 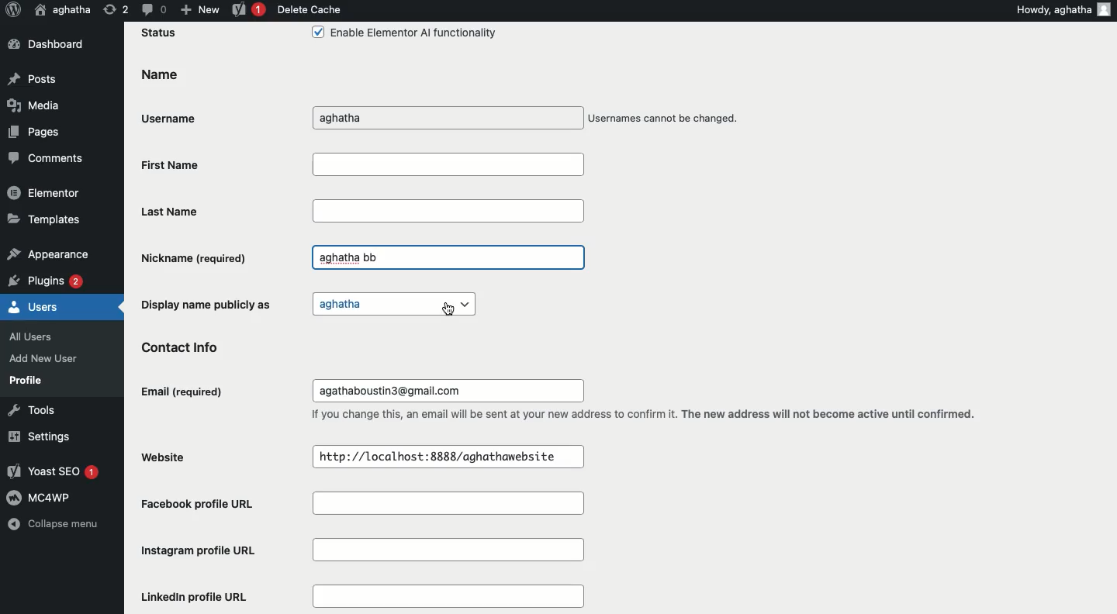 I want to click on User, so click(x=64, y=9).